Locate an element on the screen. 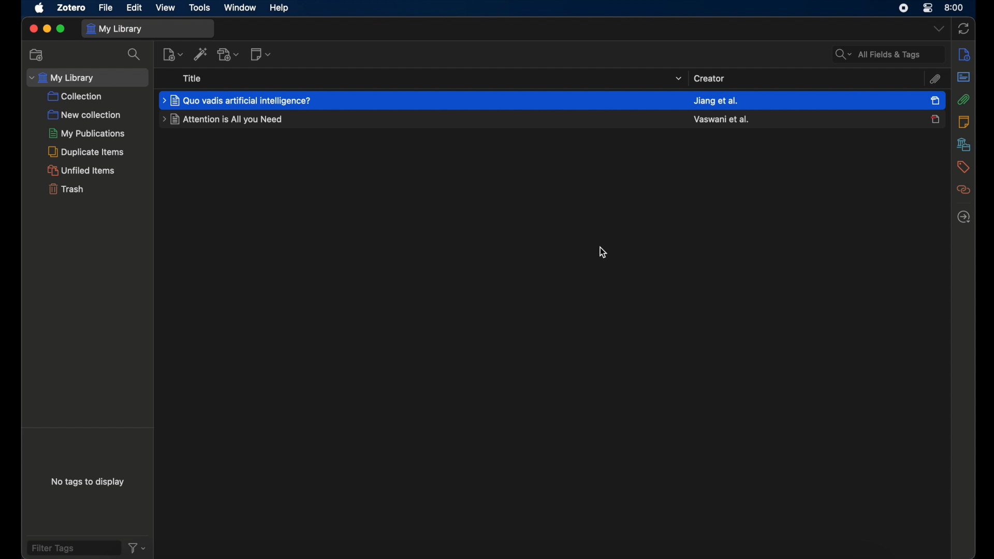  file is located at coordinates (106, 8).